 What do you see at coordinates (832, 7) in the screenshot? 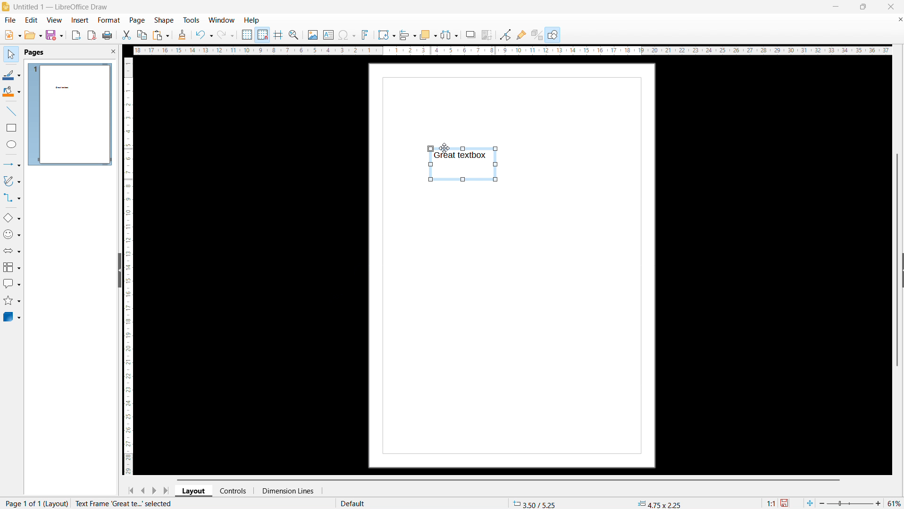
I see `minimise ` at bounding box center [832, 7].